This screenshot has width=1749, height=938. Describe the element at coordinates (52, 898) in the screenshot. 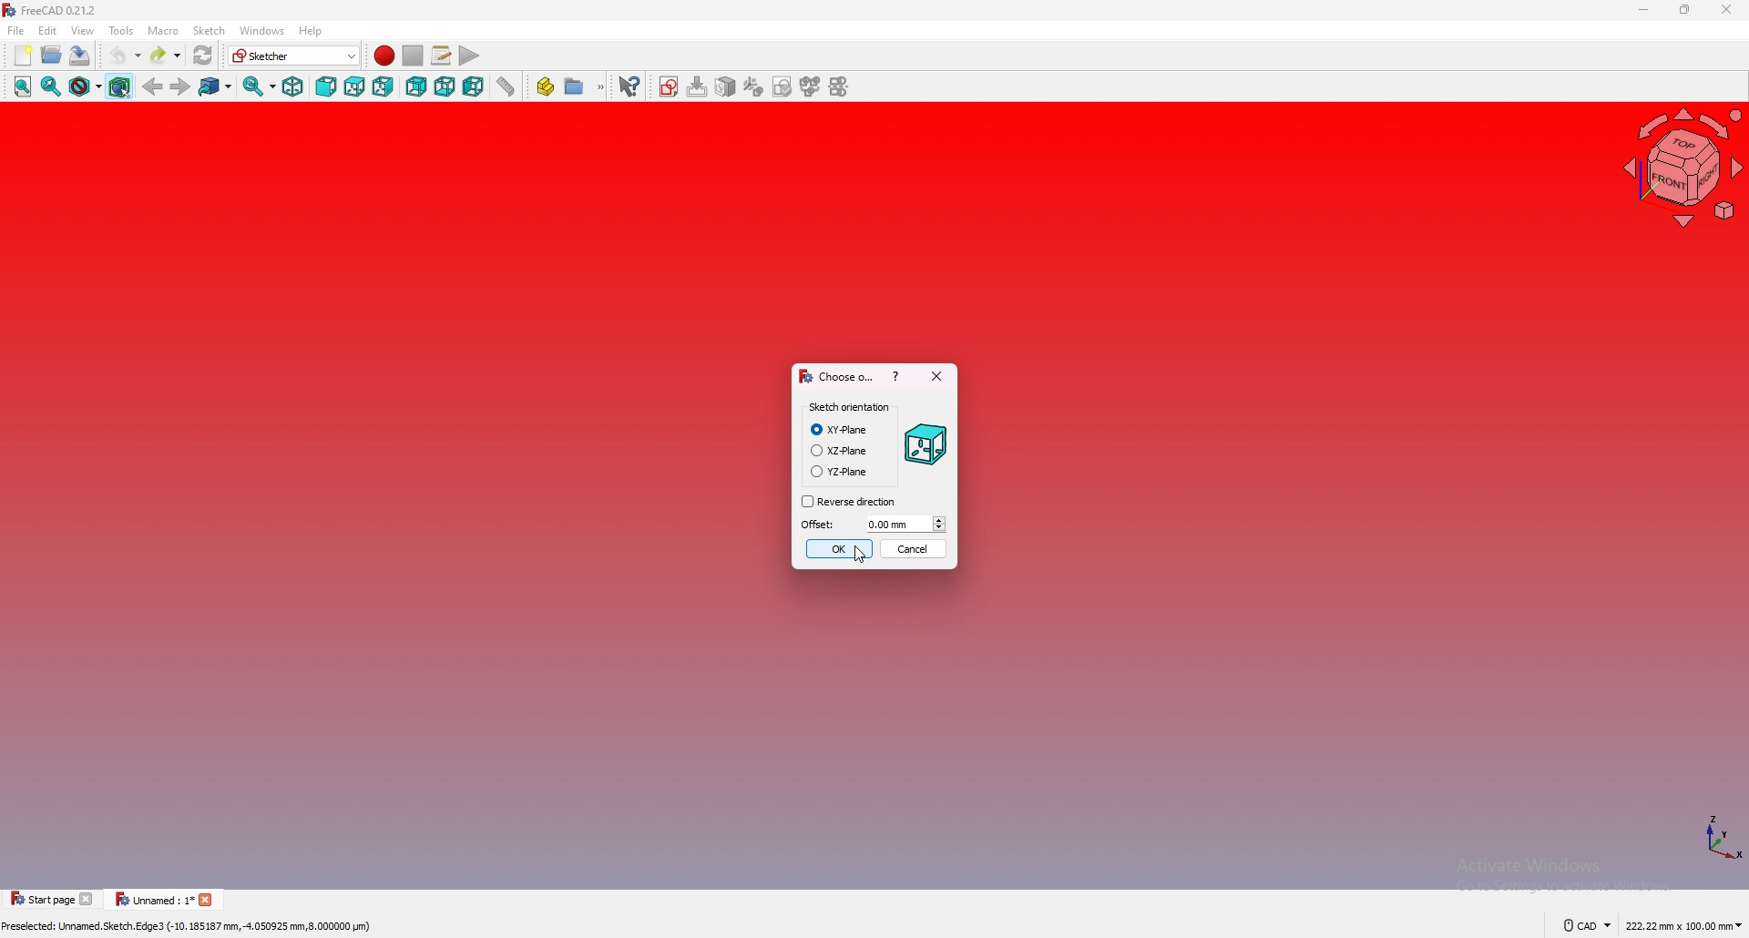

I see `tab 1` at that location.